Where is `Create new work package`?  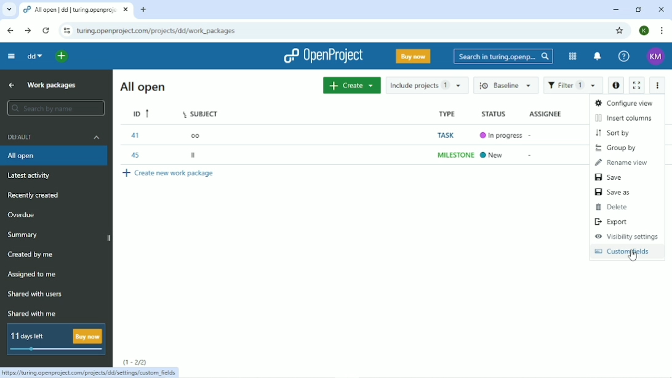 Create new work package is located at coordinates (171, 173).